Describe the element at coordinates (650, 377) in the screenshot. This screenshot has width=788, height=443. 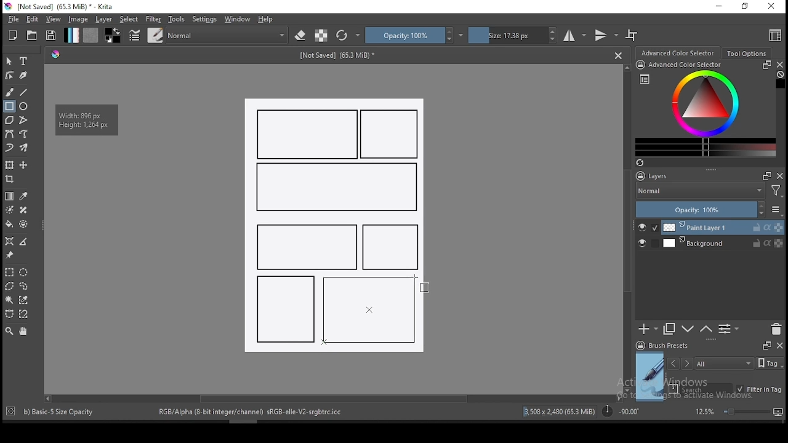
I see `preview` at that location.